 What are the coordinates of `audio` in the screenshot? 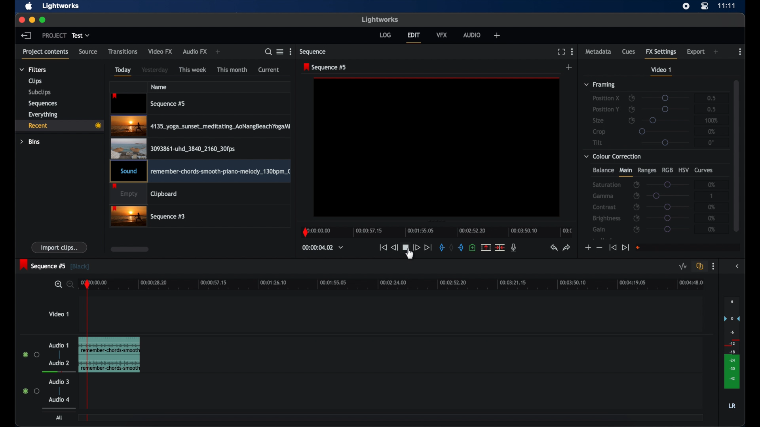 It's located at (59, 399).